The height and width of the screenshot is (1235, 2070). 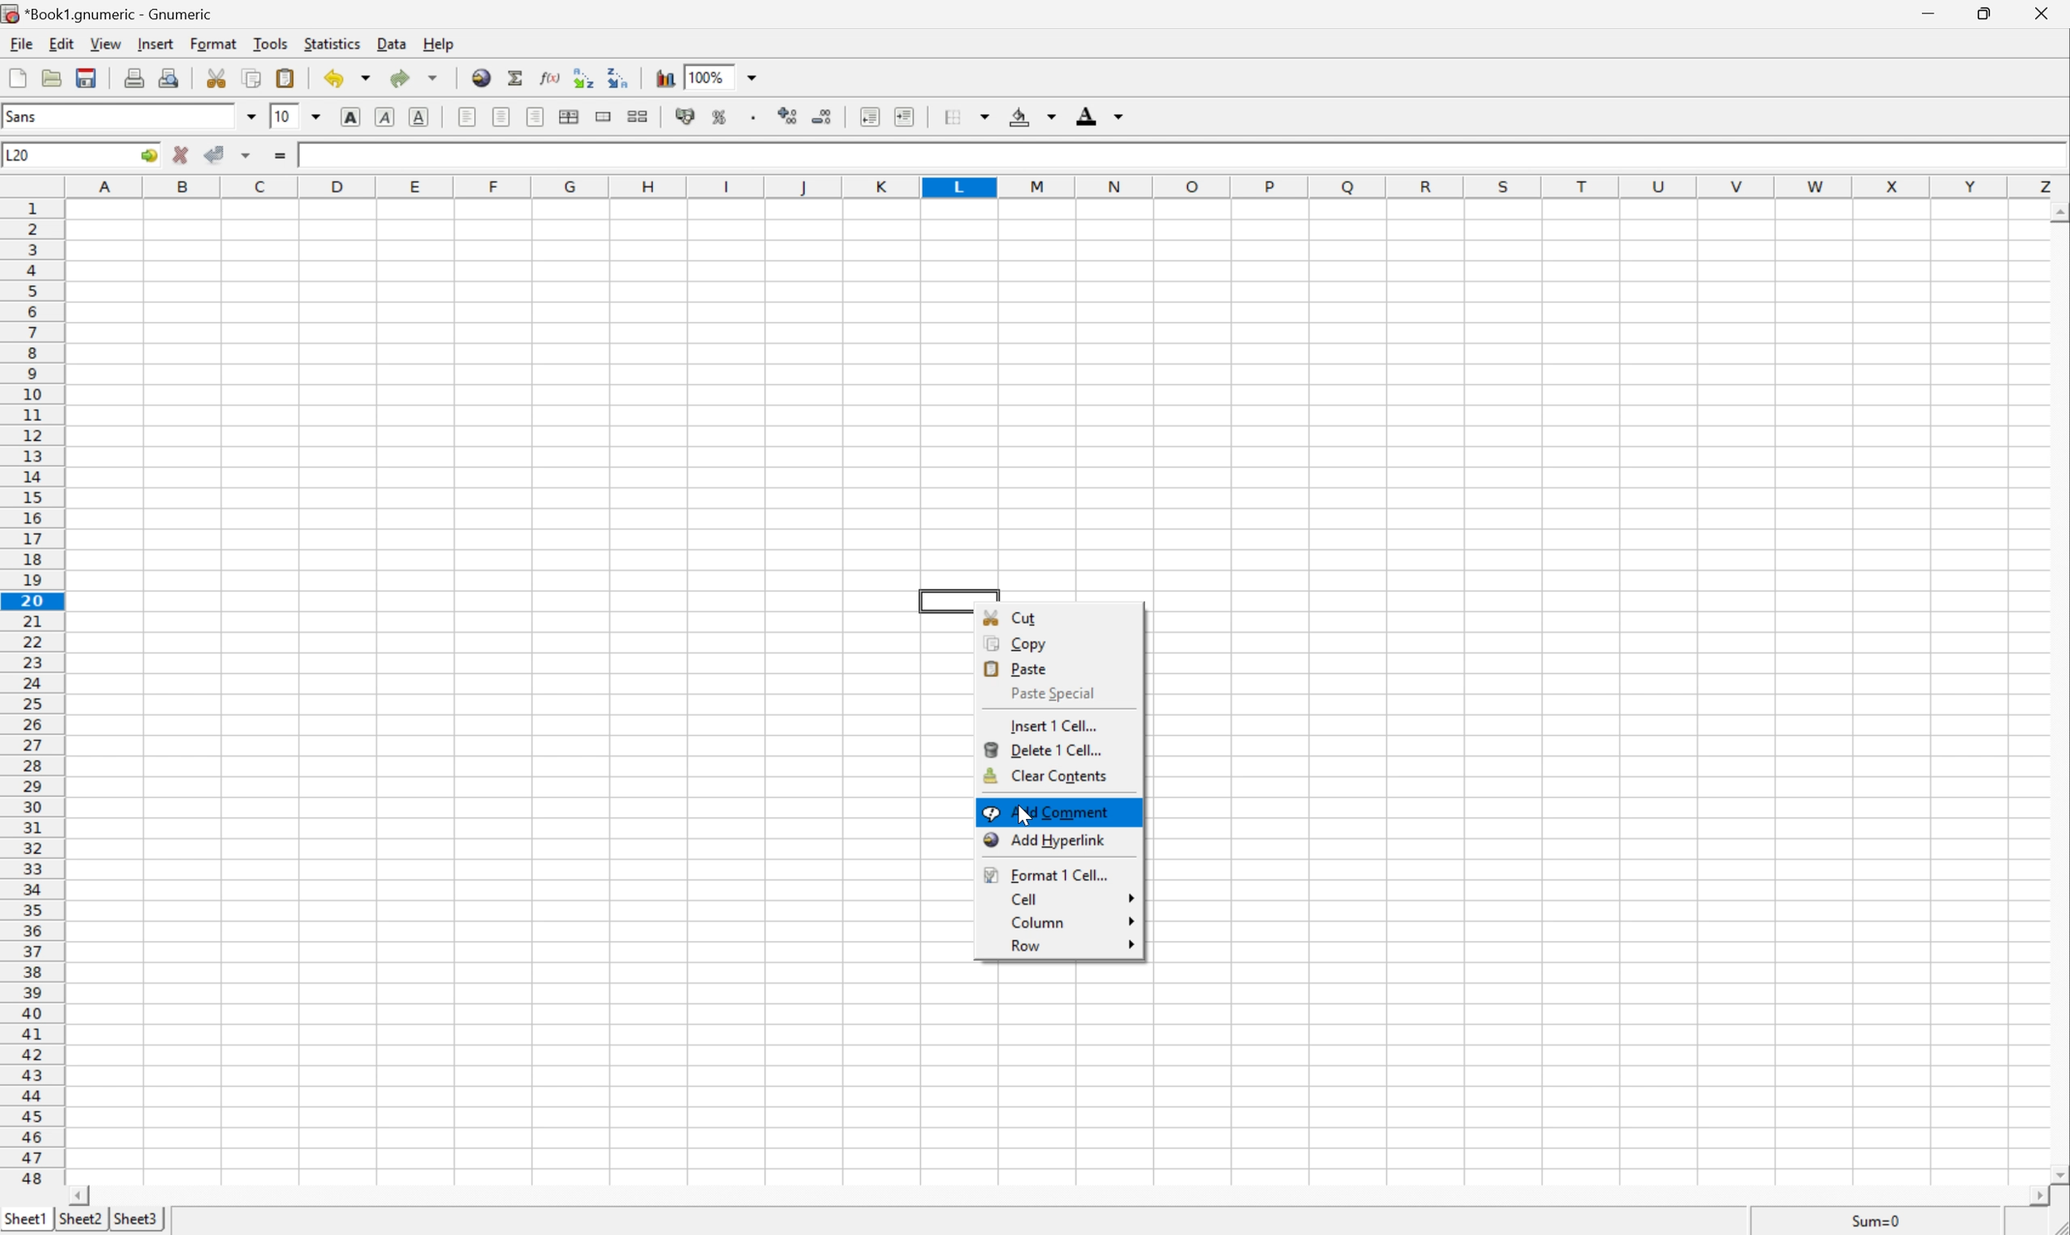 I want to click on Scroll Down, so click(x=2056, y=1171).